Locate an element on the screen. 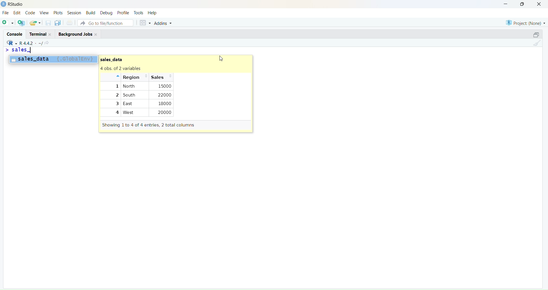  add script is located at coordinates (7, 23).